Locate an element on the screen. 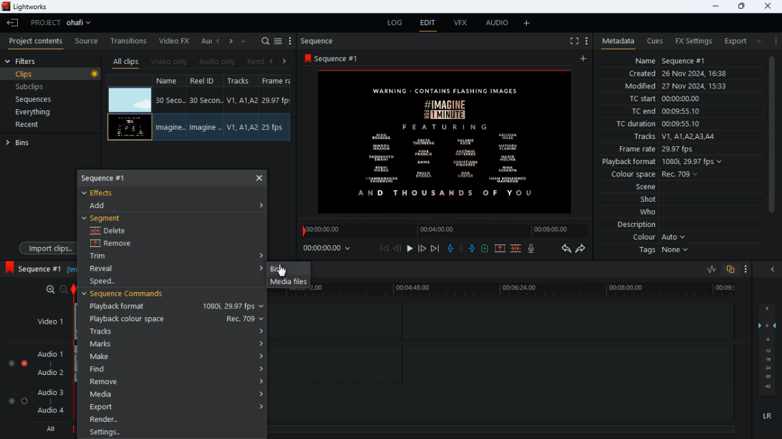 The height and width of the screenshot is (439, 782). end is located at coordinates (434, 248).